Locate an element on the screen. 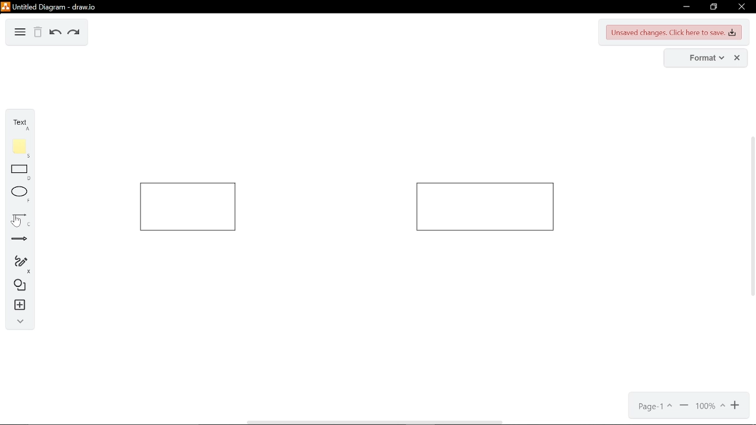  text is located at coordinates (17, 123).